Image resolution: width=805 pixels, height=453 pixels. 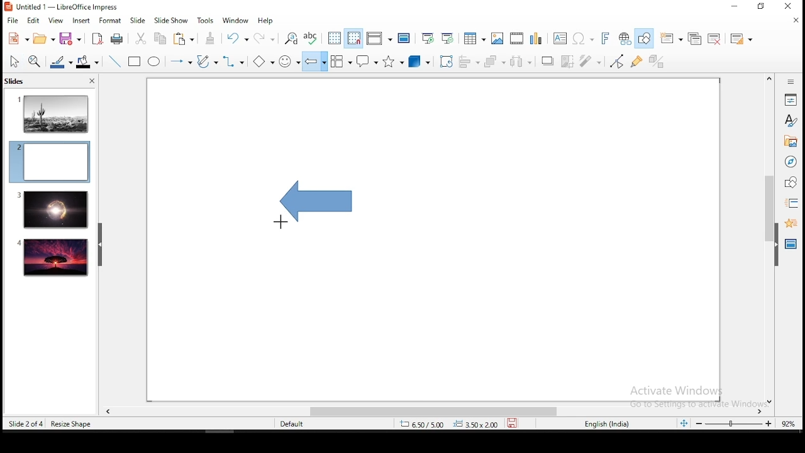 I want to click on zoom tool, so click(x=35, y=62).